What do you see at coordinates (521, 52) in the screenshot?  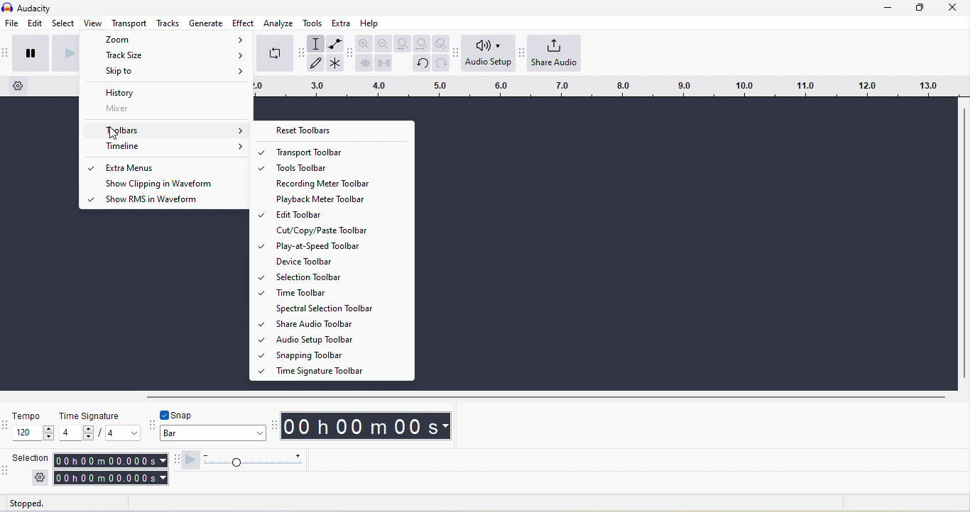 I see `share audio toolbar` at bounding box center [521, 52].